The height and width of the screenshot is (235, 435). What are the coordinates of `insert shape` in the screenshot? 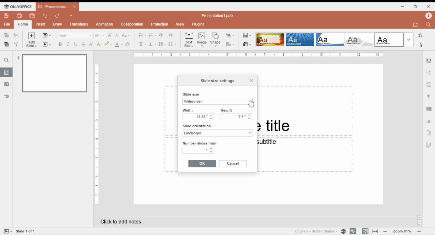 It's located at (216, 39).